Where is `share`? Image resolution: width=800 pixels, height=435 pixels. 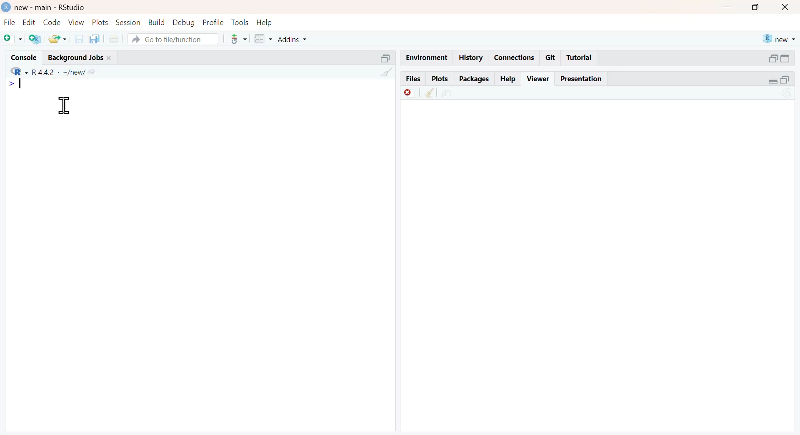 share is located at coordinates (446, 93).